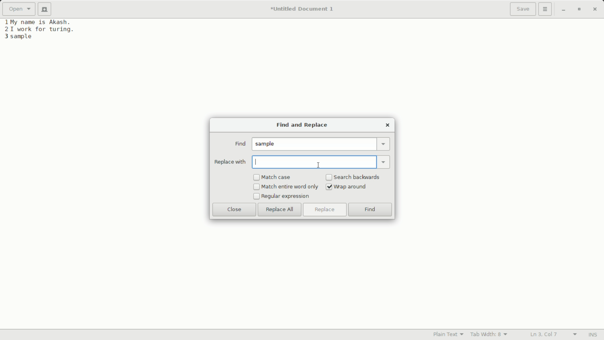 This screenshot has height=340, width=604. What do you see at coordinates (234, 209) in the screenshot?
I see `close` at bounding box center [234, 209].